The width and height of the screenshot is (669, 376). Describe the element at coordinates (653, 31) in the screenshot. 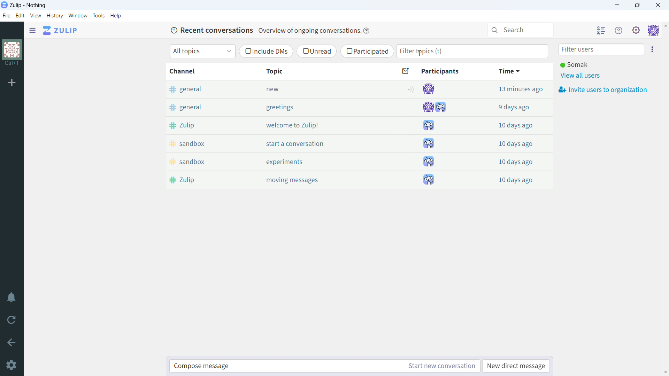

I see `personal menu` at that location.